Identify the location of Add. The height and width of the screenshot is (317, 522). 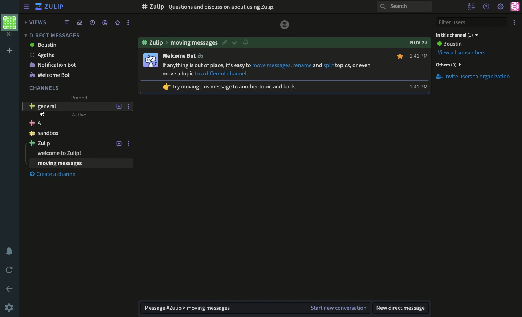
(10, 51).